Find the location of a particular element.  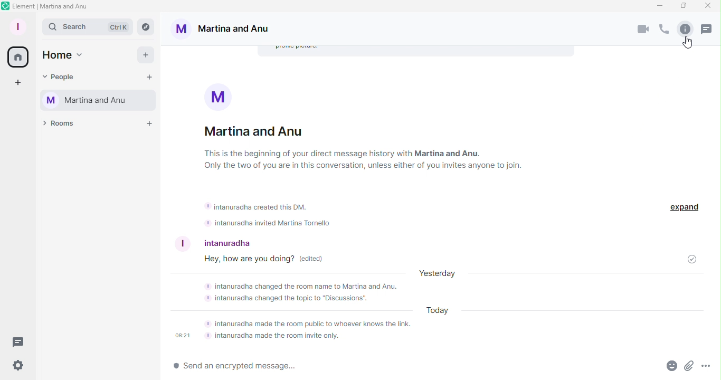

Quick settings is located at coordinates (17, 368).